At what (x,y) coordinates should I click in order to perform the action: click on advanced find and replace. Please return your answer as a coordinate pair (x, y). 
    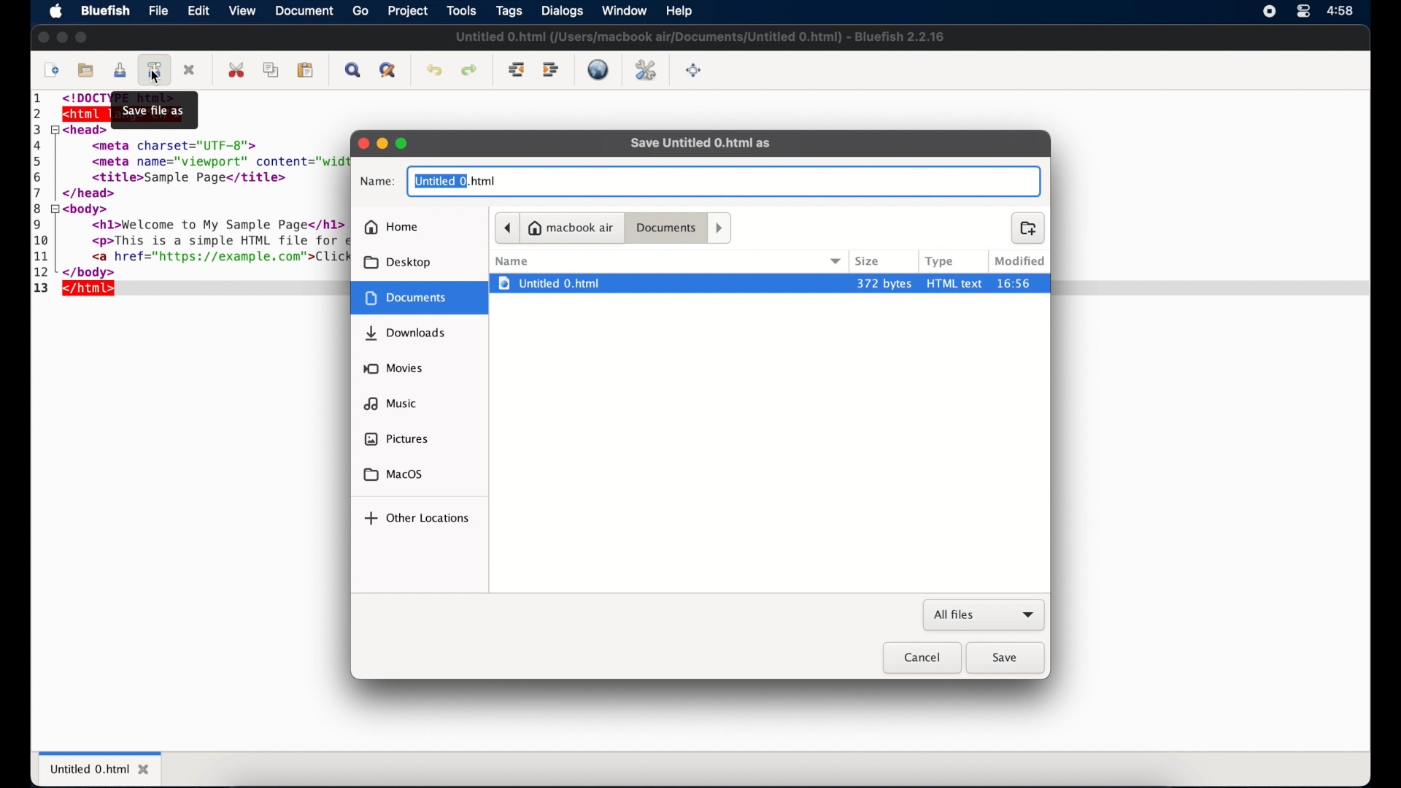
    Looking at the image, I should click on (389, 71).